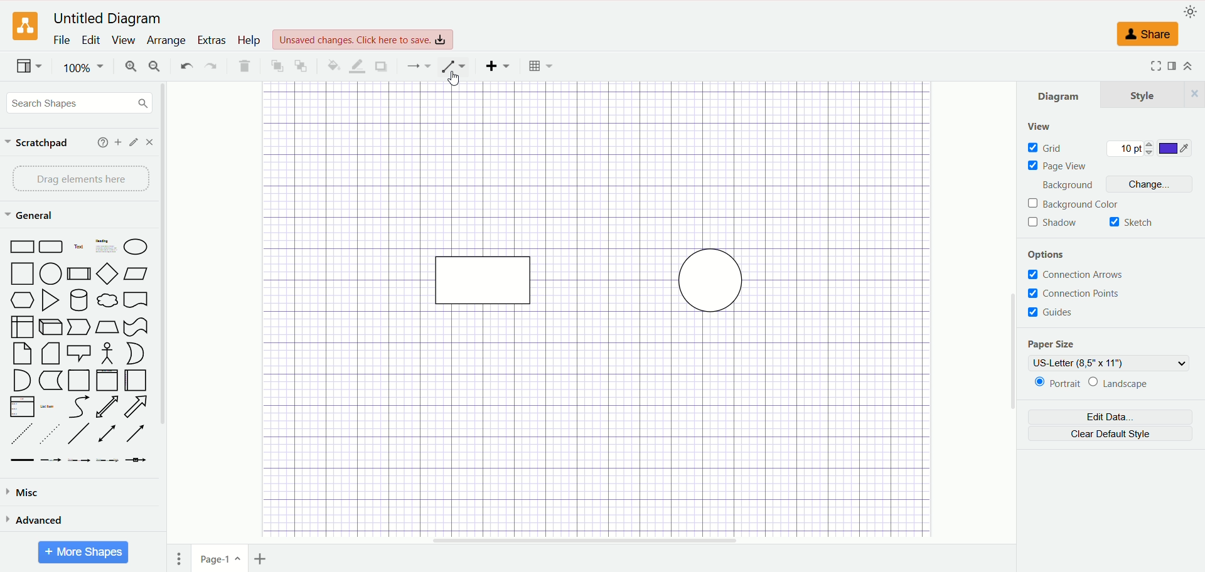 The height and width of the screenshot is (572, 1205). What do you see at coordinates (84, 67) in the screenshot?
I see `100%` at bounding box center [84, 67].